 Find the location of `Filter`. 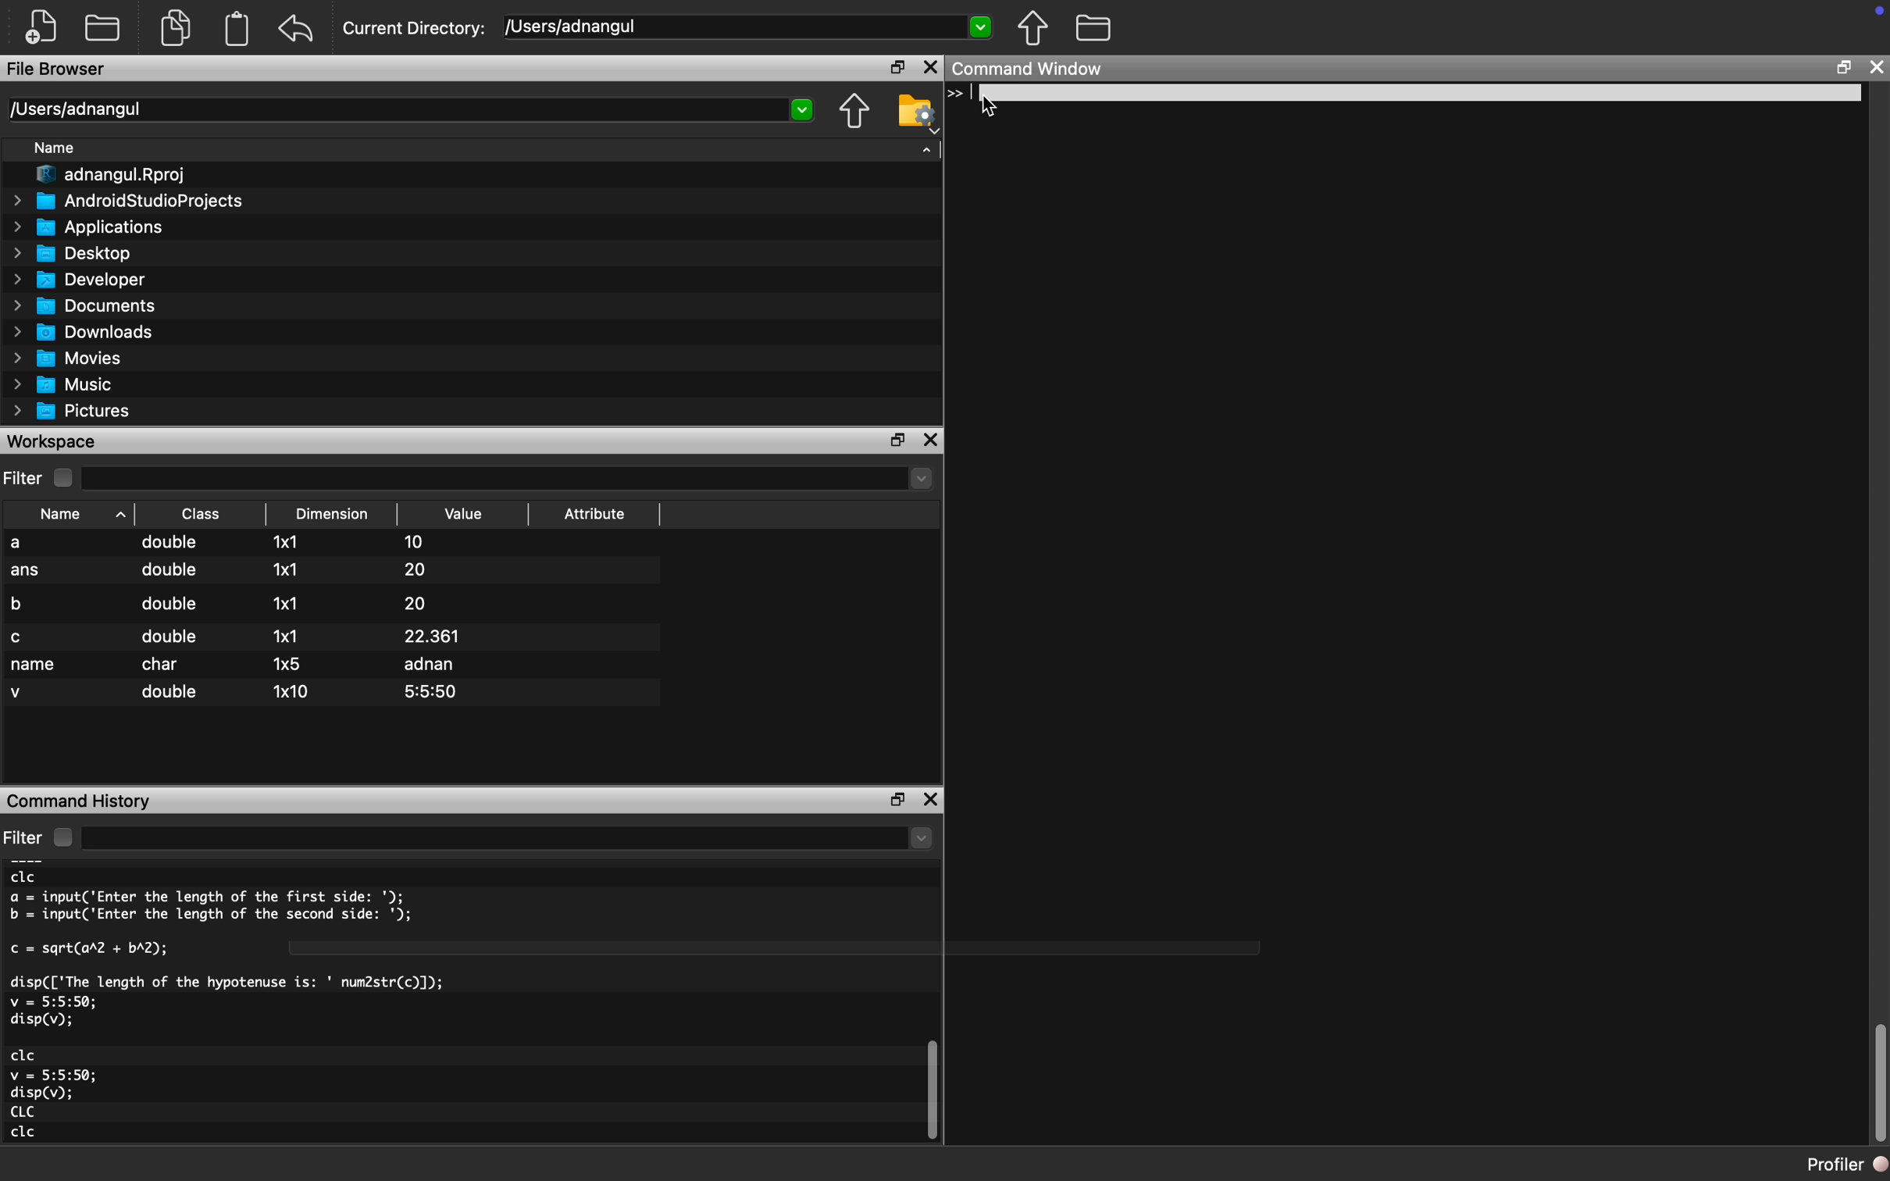

Filter is located at coordinates (45, 835).